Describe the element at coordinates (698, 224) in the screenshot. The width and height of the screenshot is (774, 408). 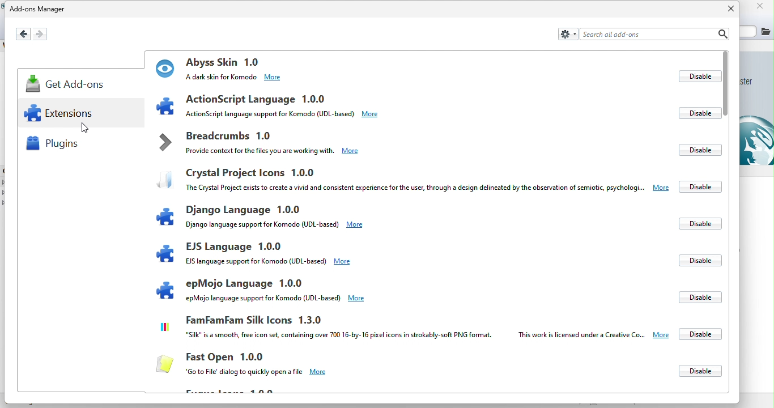
I see `disable` at that location.